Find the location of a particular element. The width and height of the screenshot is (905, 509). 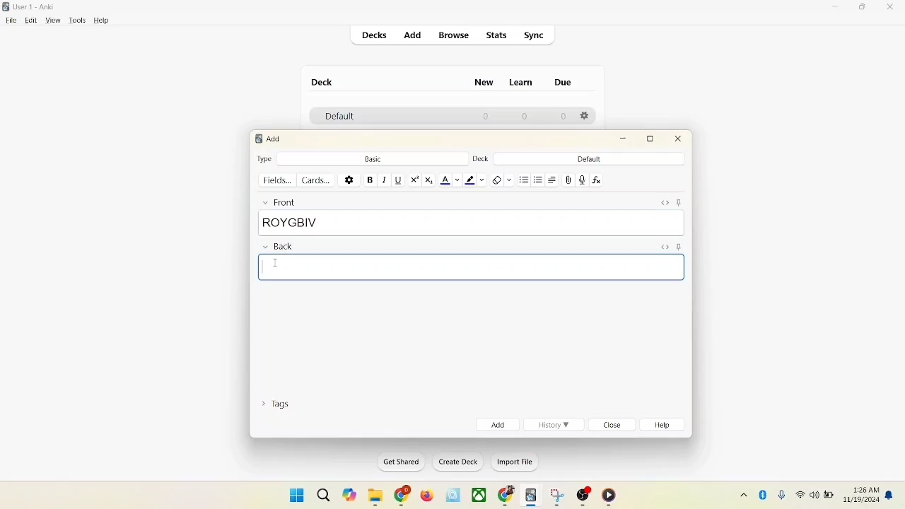

colors is located at coordinates (274, 263).